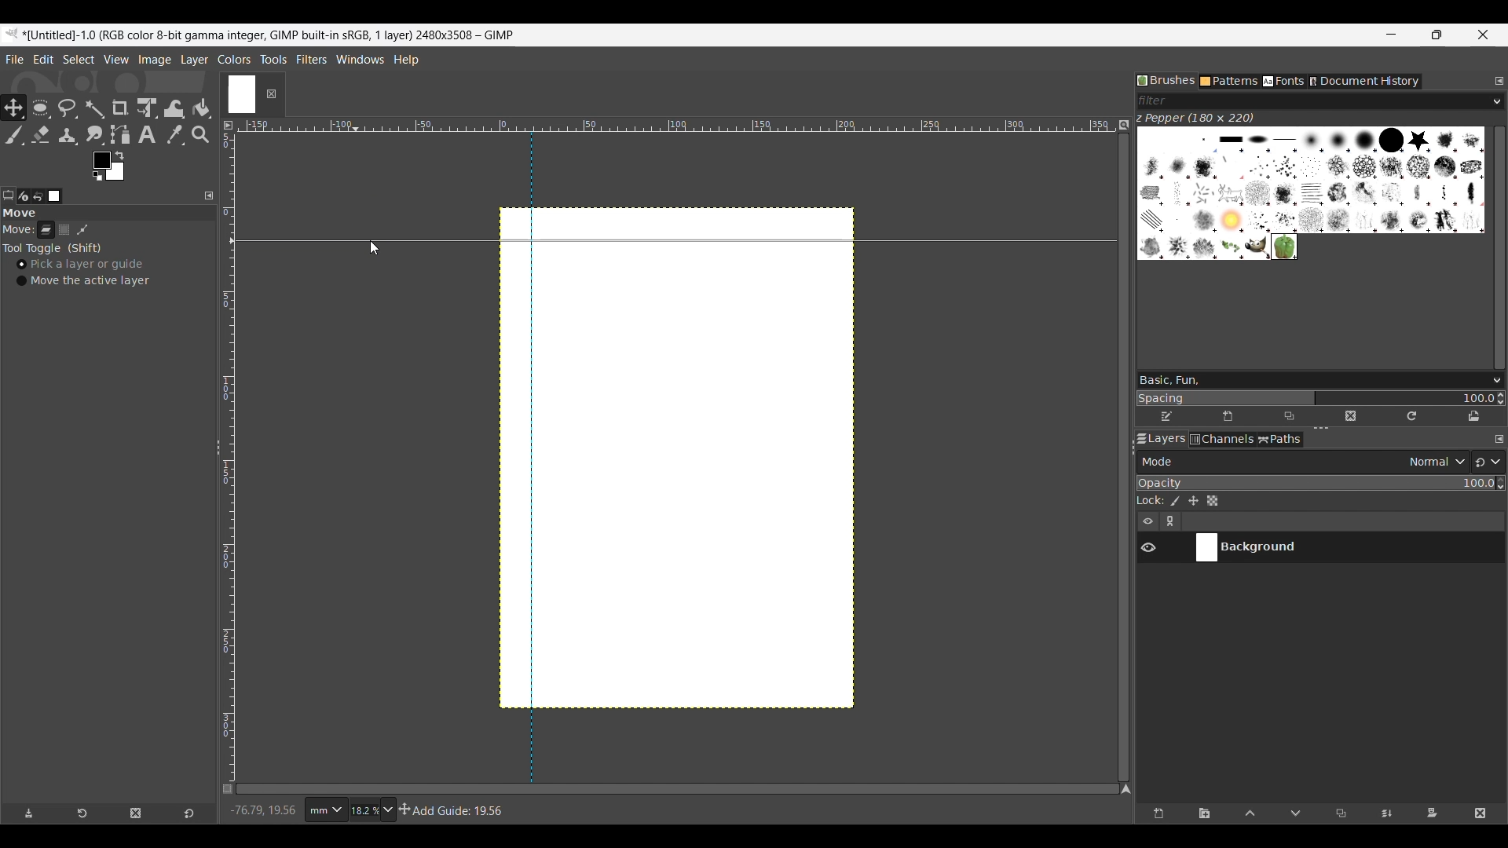  Describe the element at coordinates (1193, 501) in the screenshot. I see `Lock position and size` at that location.